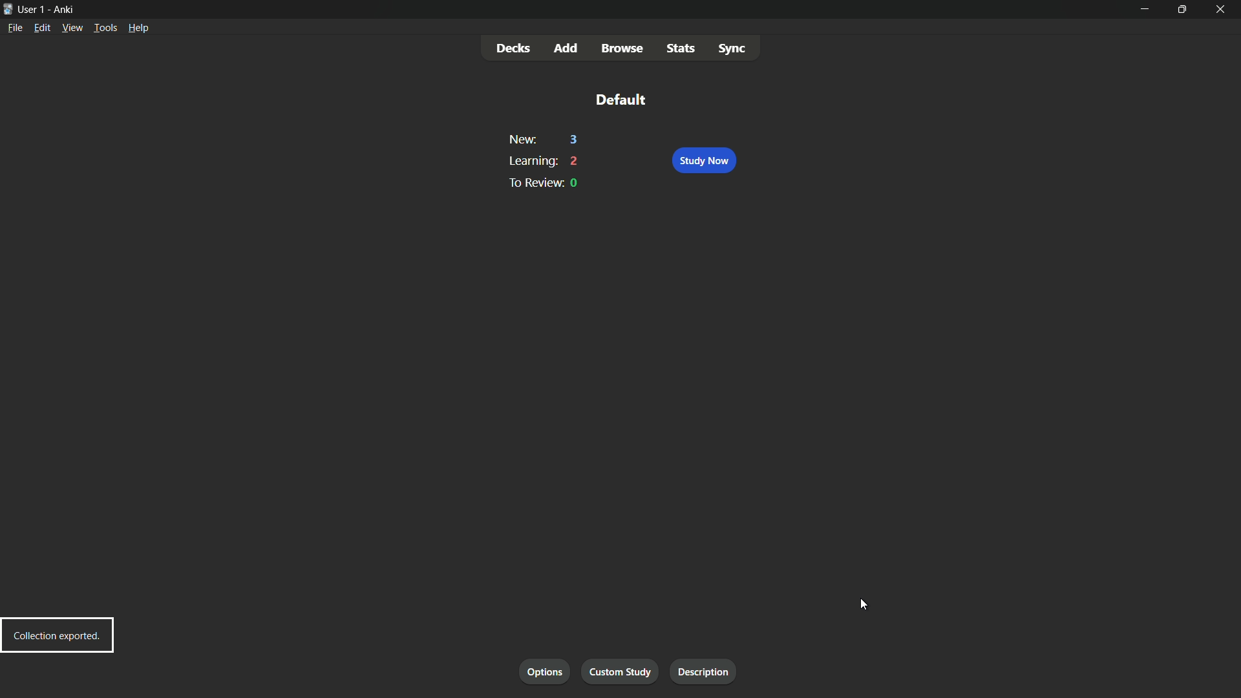  What do you see at coordinates (625, 672) in the screenshot?
I see `create desk` at bounding box center [625, 672].